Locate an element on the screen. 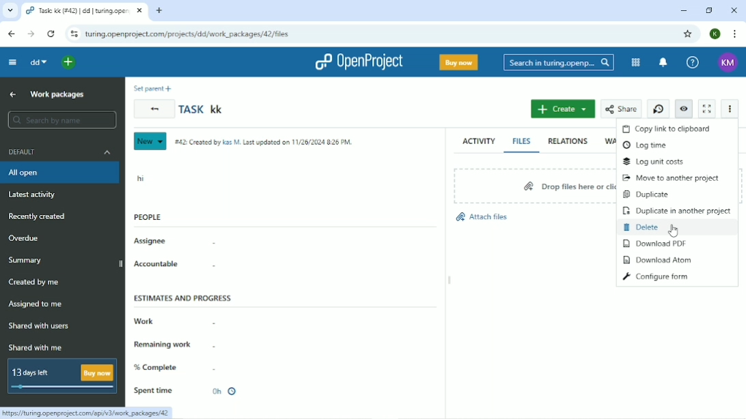  Unwatch work package is located at coordinates (683, 109).